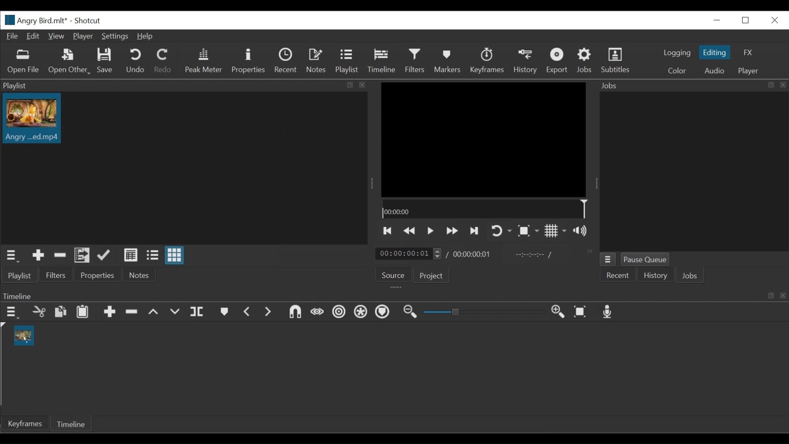 Image resolution: width=789 pixels, height=444 pixels. What do you see at coordinates (295, 312) in the screenshot?
I see `Snap` at bounding box center [295, 312].